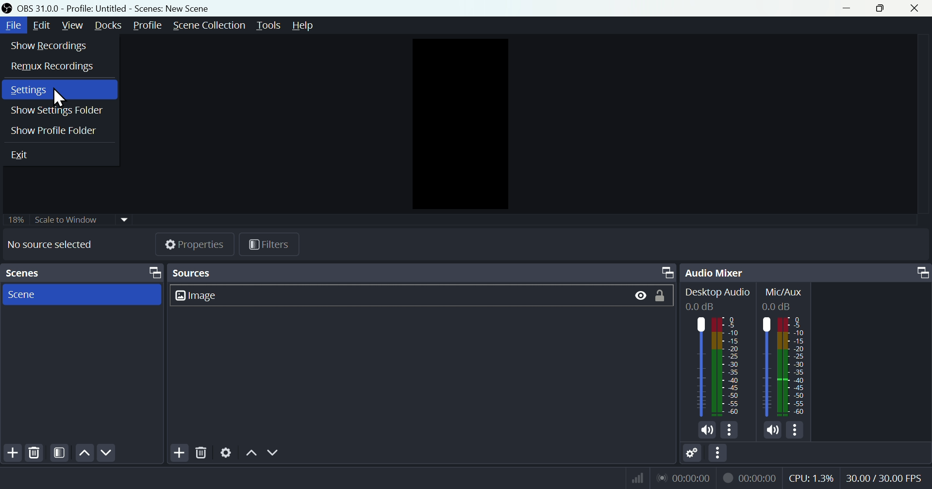 Image resolution: width=932 pixels, height=489 pixels. Describe the element at coordinates (106, 26) in the screenshot. I see `Docks` at that location.